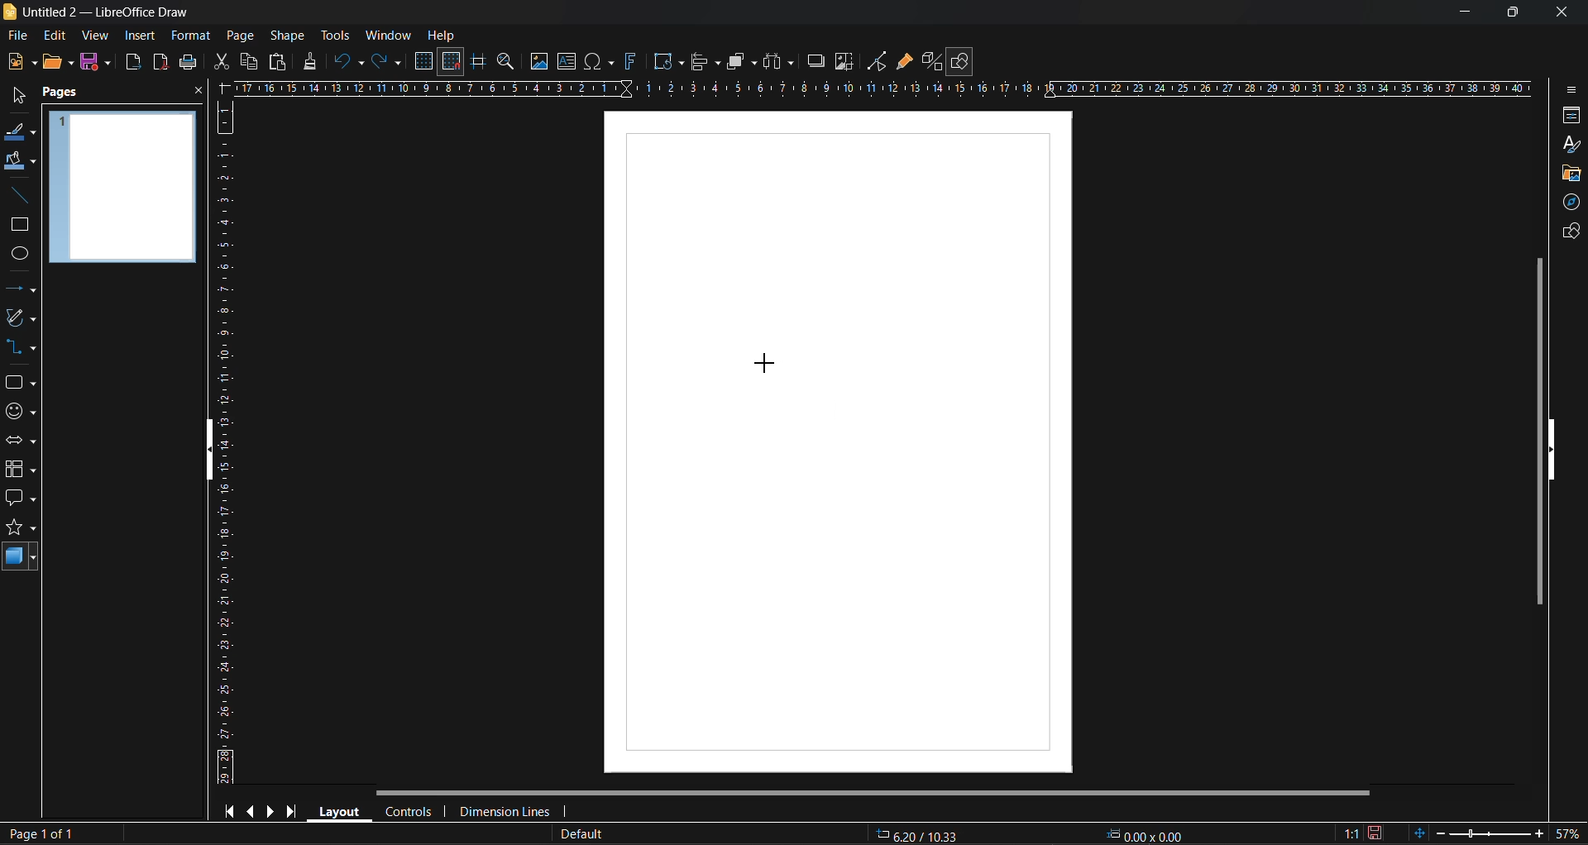  I want to click on cut, so click(223, 63).